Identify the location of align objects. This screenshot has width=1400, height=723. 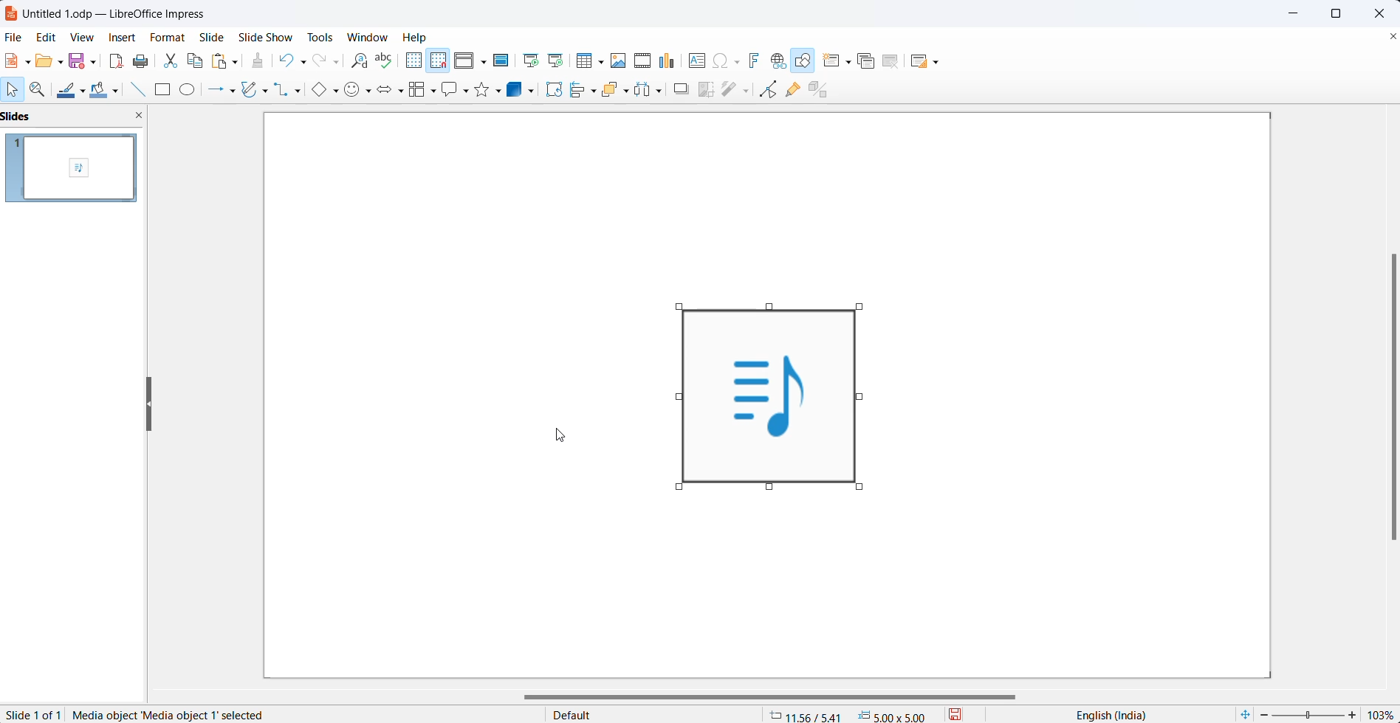
(578, 93).